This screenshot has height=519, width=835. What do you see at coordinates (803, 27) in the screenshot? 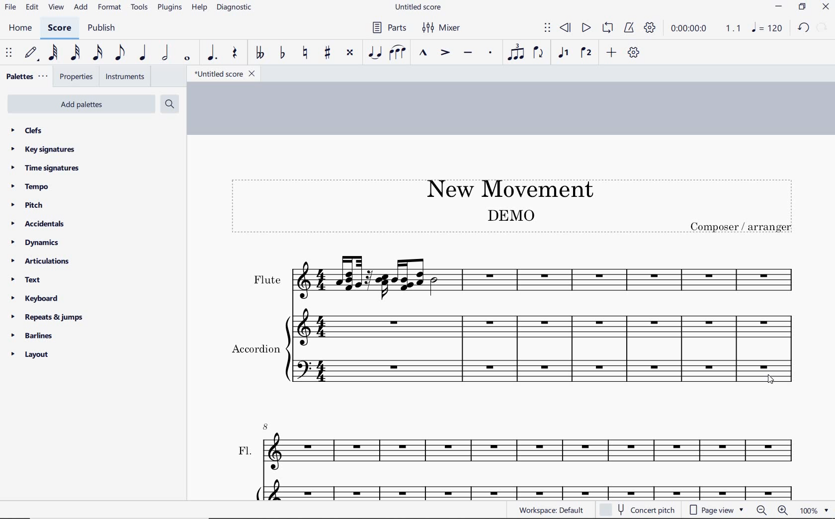
I see `redo` at bounding box center [803, 27].